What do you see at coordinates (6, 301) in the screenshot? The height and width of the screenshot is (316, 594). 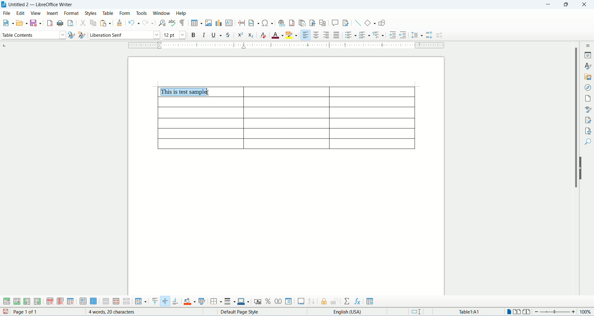 I see `insert rows above` at bounding box center [6, 301].